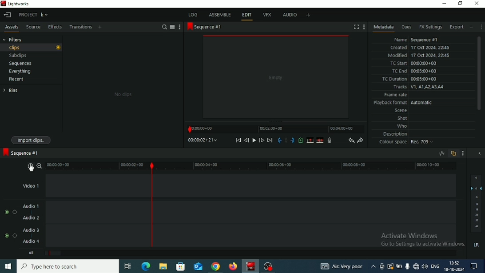  I want to click on Who, so click(402, 126).